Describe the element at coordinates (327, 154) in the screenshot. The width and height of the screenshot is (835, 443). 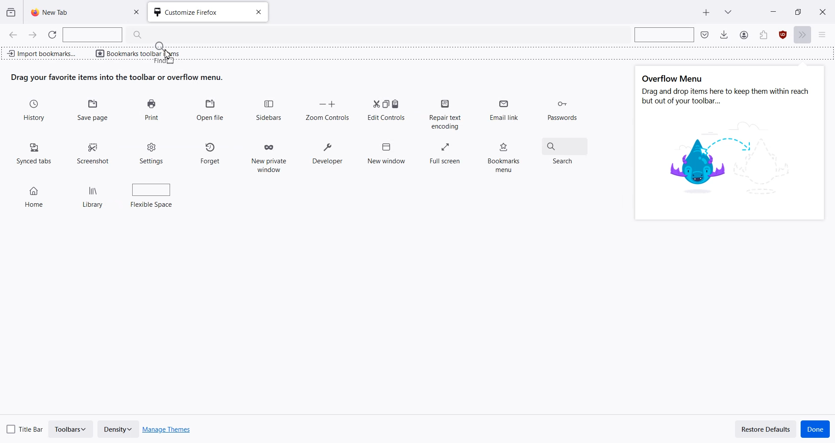
I see `Developer` at that location.